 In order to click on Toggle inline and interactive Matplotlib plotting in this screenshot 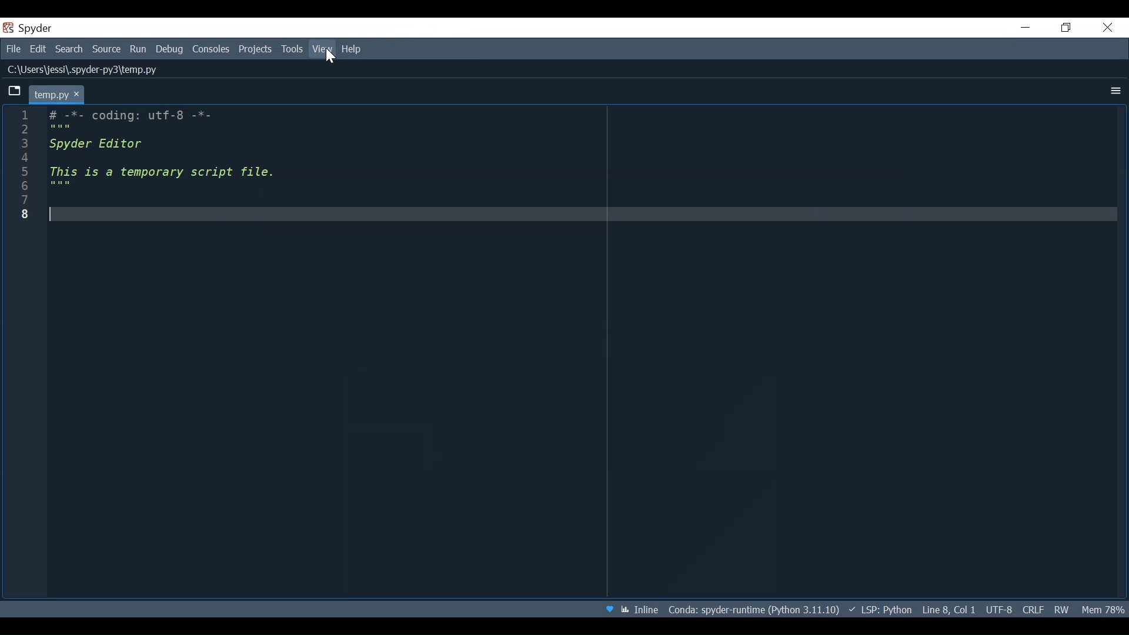, I will do `click(640, 609)`.